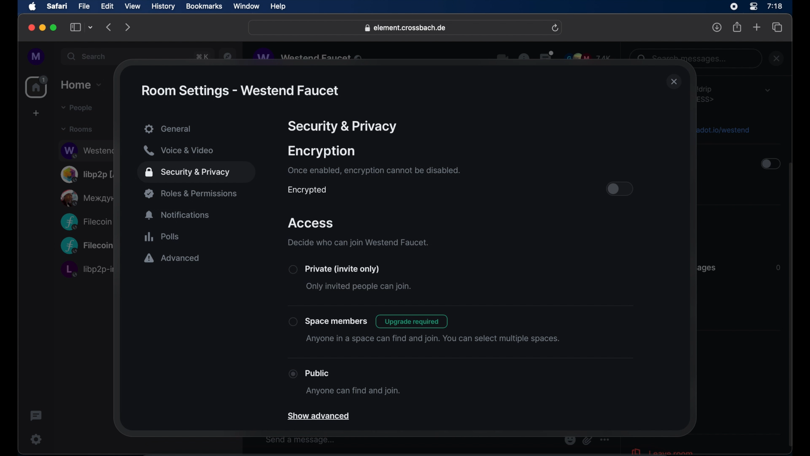 This screenshot has width=810, height=456. Describe the element at coordinates (708, 94) in the screenshot. I see `obscure` at that location.